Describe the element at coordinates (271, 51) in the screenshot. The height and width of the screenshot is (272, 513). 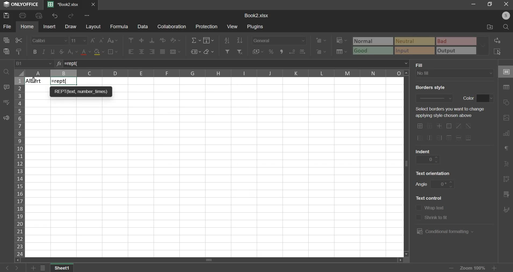
I see `percentage` at that location.